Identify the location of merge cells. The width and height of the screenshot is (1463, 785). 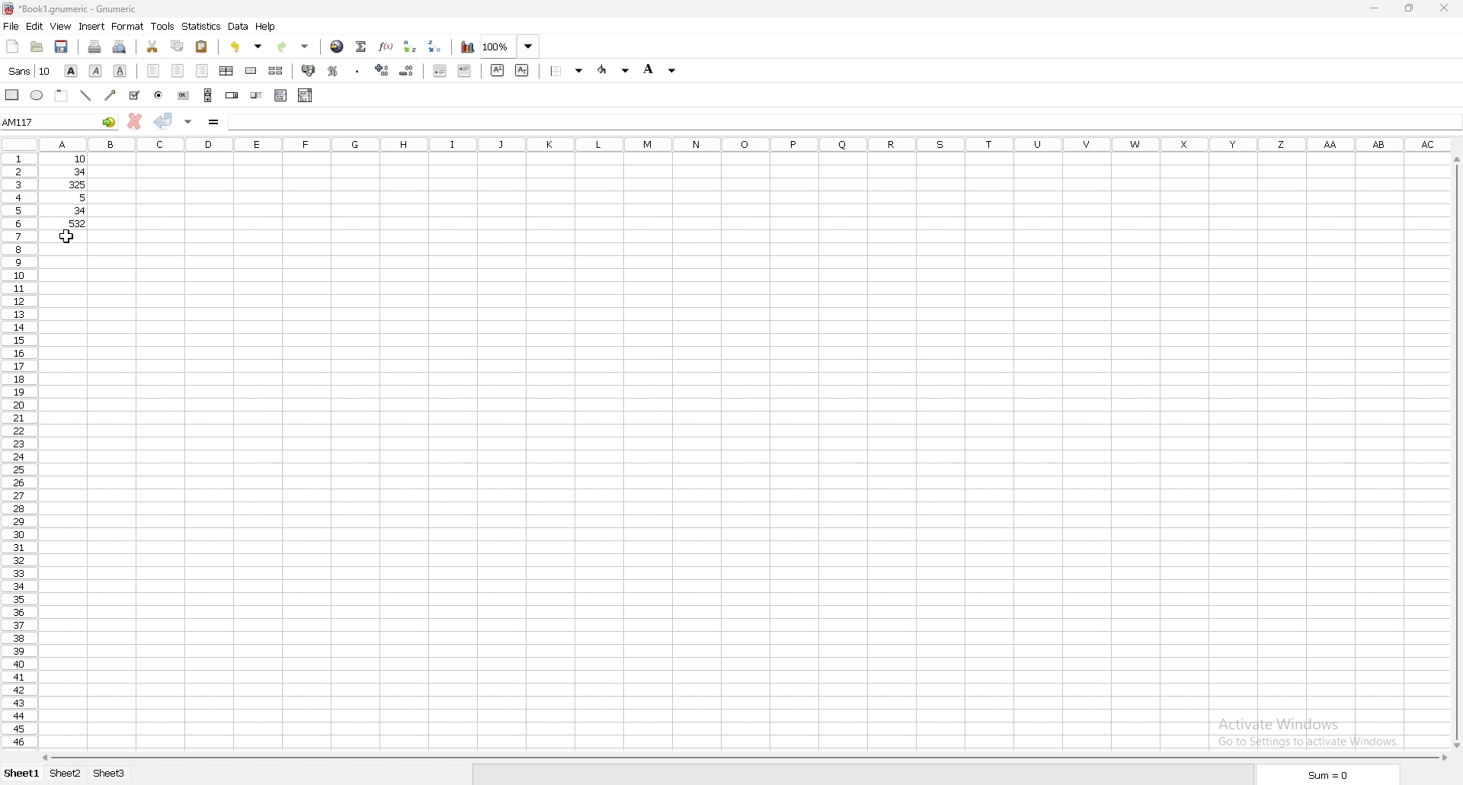
(251, 72).